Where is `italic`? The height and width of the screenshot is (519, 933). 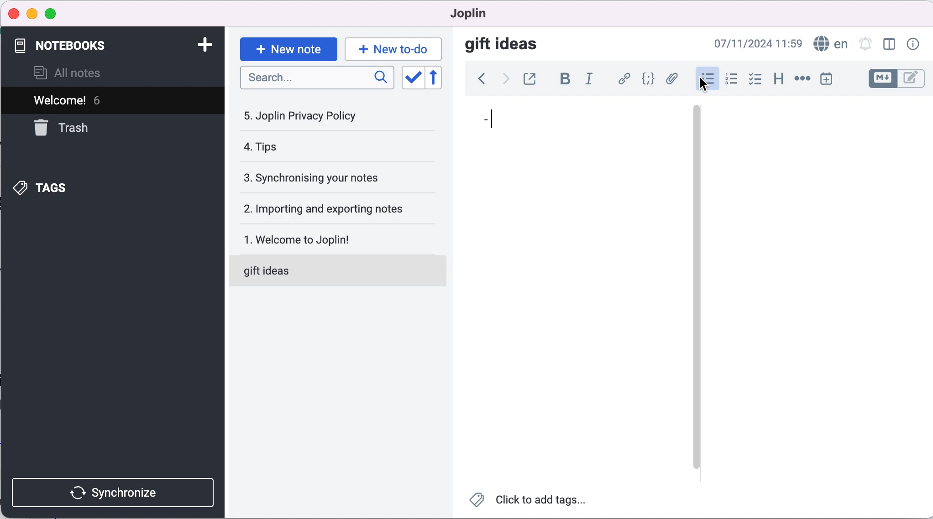 italic is located at coordinates (589, 80).